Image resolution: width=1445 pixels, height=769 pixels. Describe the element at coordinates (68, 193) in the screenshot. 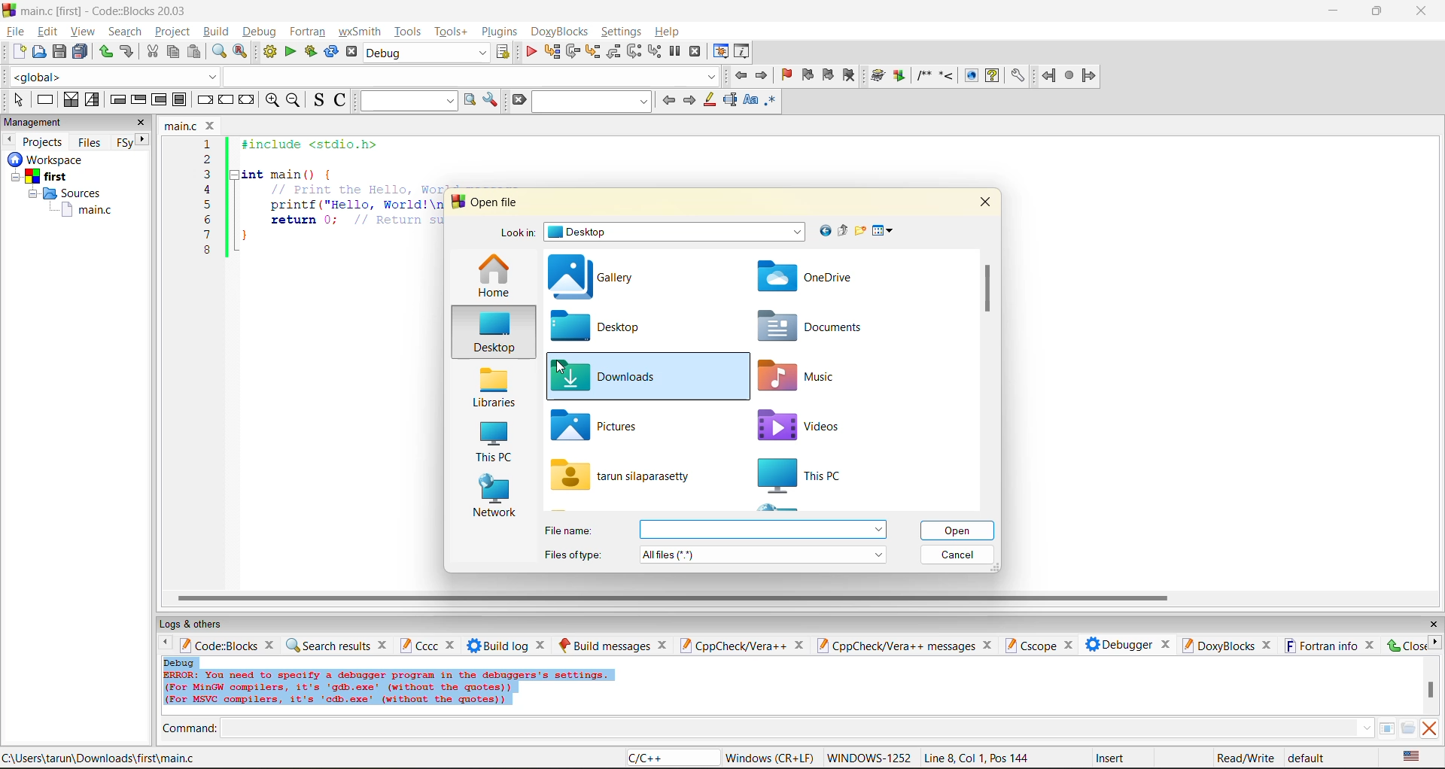

I see `Sources` at that location.